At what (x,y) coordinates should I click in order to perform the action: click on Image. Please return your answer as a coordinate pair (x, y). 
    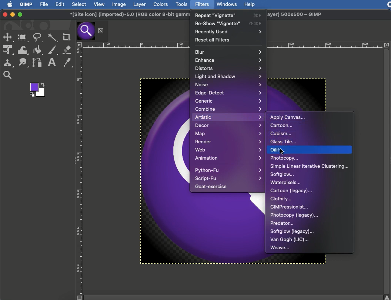
    Looking at the image, I should click on (118, 4).